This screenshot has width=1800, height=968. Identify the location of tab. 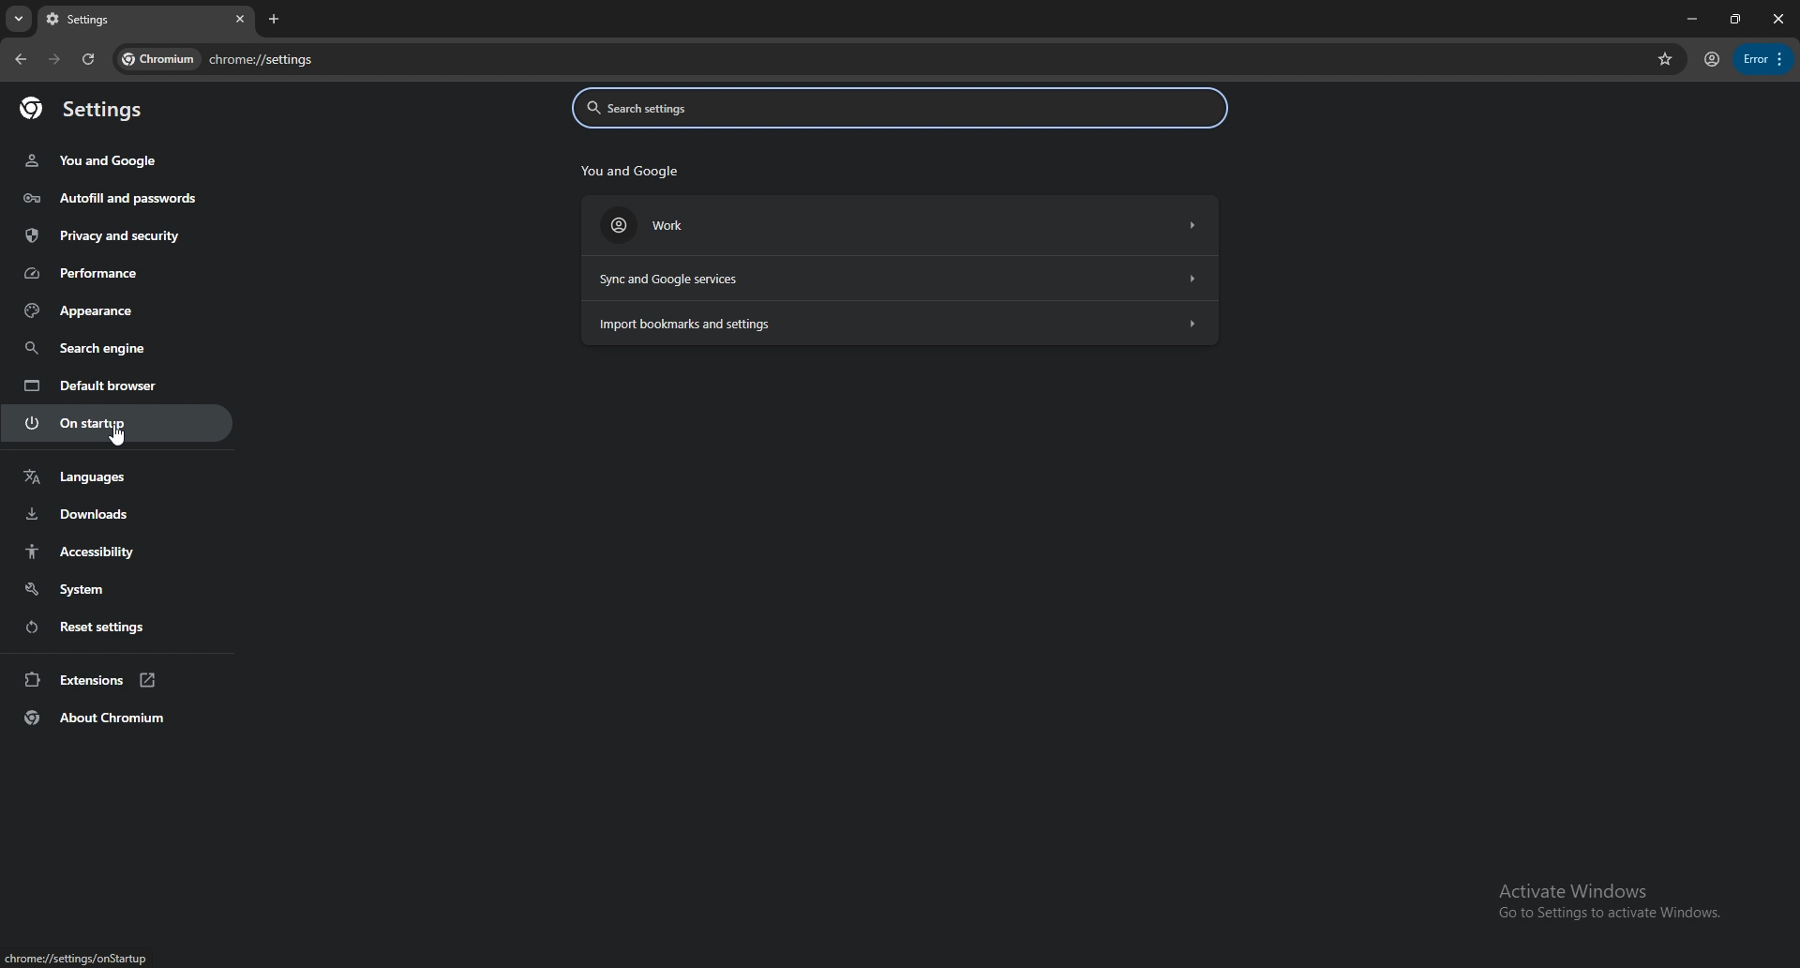
(128, 21).